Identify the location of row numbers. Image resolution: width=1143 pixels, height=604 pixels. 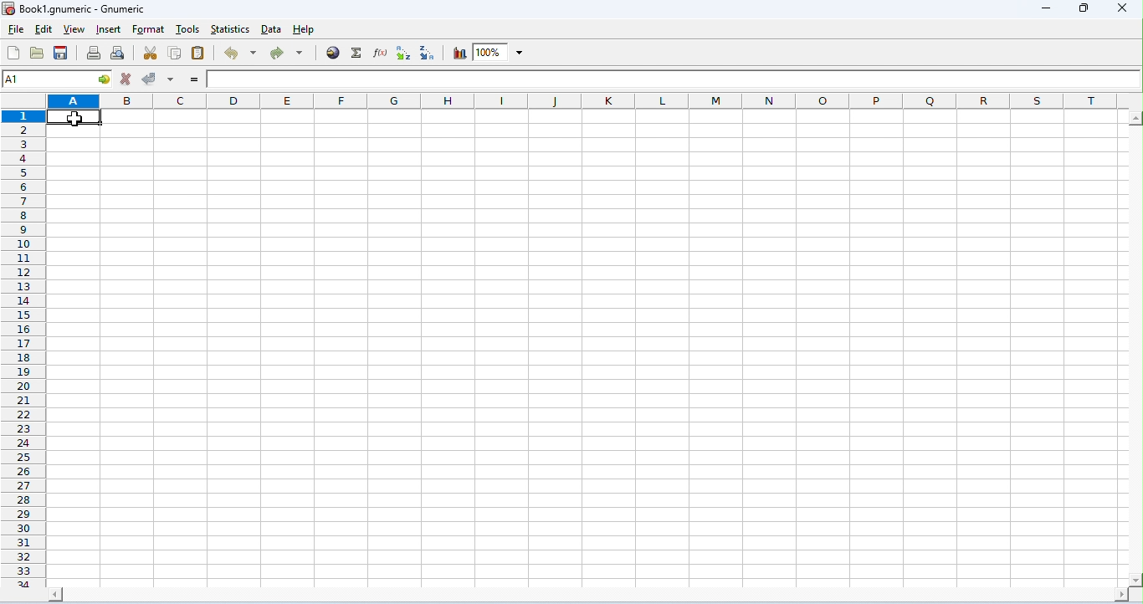
(23, 336).